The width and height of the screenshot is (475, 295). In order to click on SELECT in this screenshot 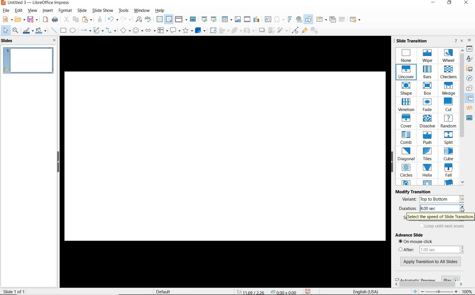, I will do `click(5, 30)`.